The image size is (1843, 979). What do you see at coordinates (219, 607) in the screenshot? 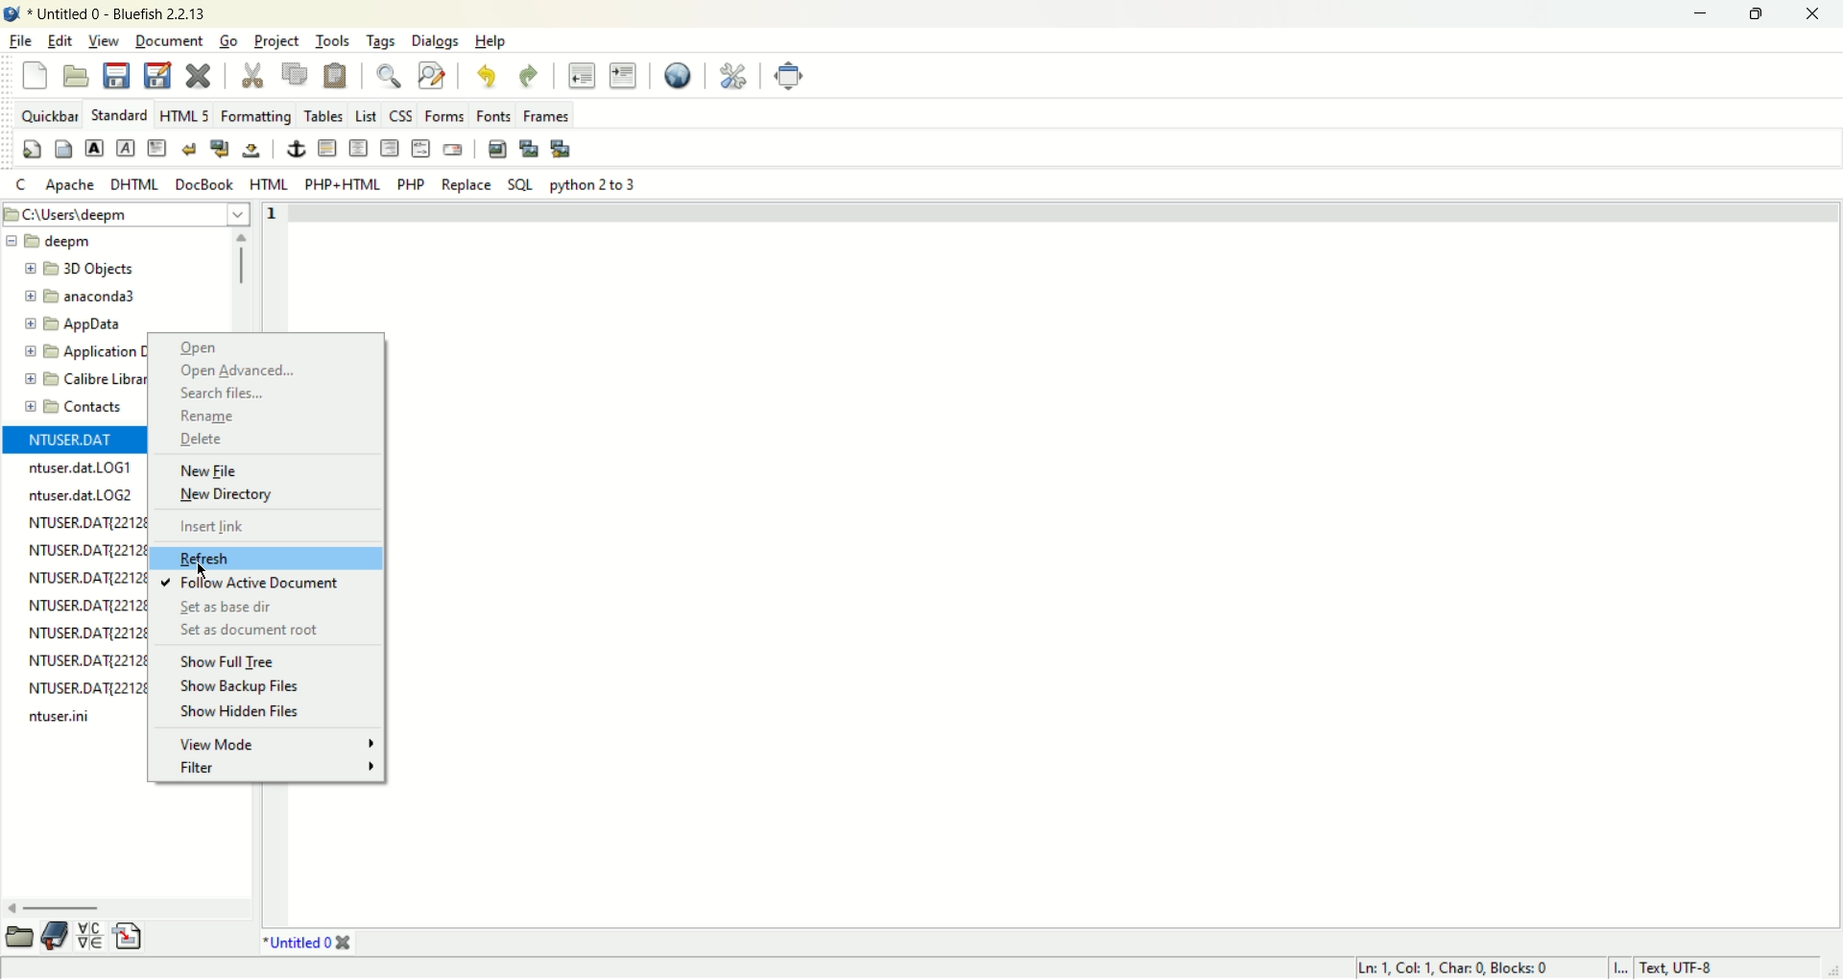
I see `set as base dir` at bounding box center [219, 607].